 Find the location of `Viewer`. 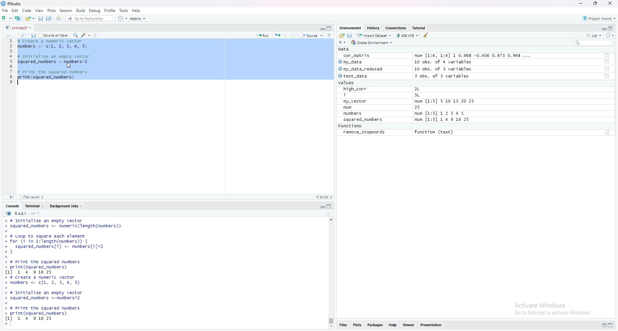

Viewer is located at coordinates (409, 326).